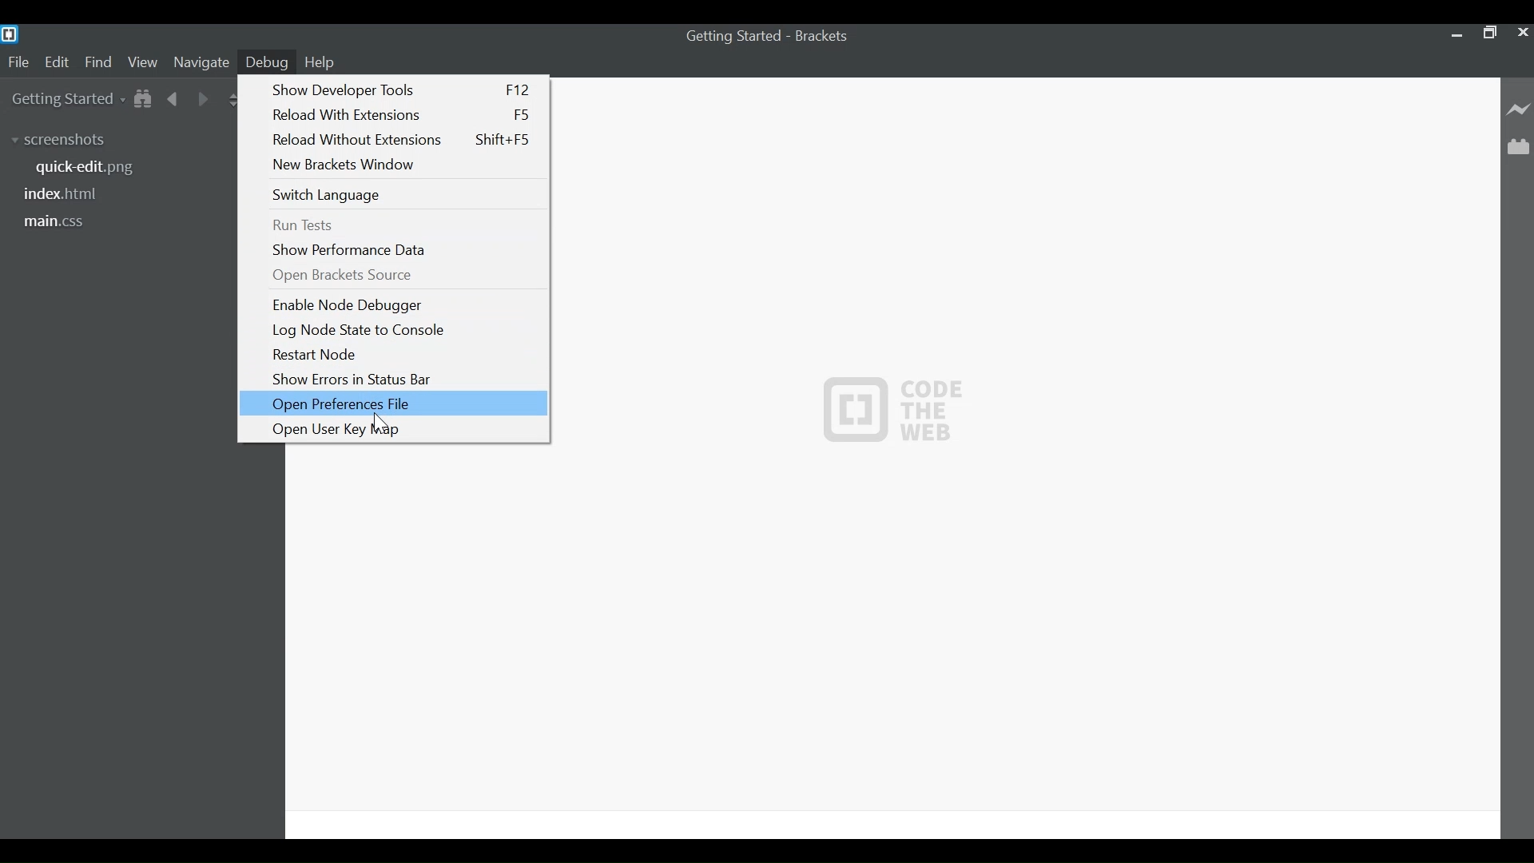 The image size is (1534, 863). I want to click on Reload With Extensions, so click(405, 114).